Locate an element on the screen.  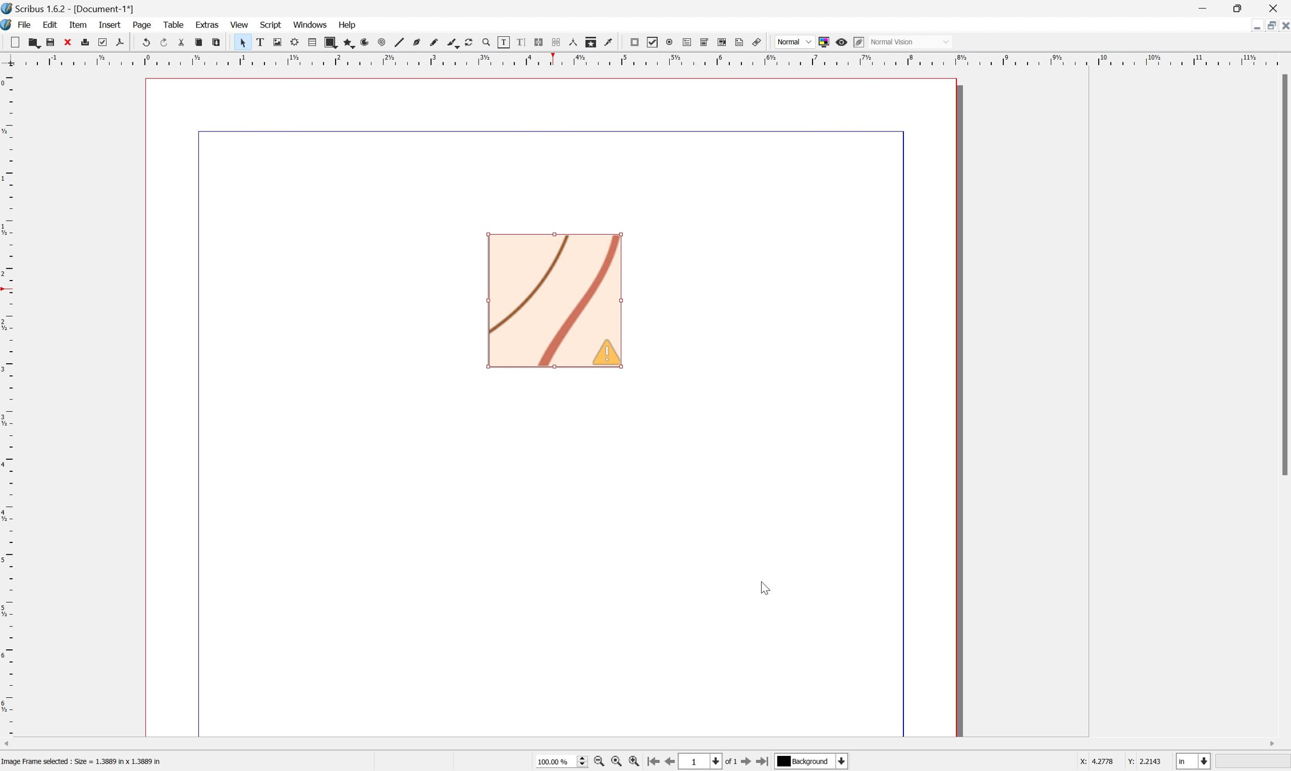
Arc is located at coordinates (367, 42).